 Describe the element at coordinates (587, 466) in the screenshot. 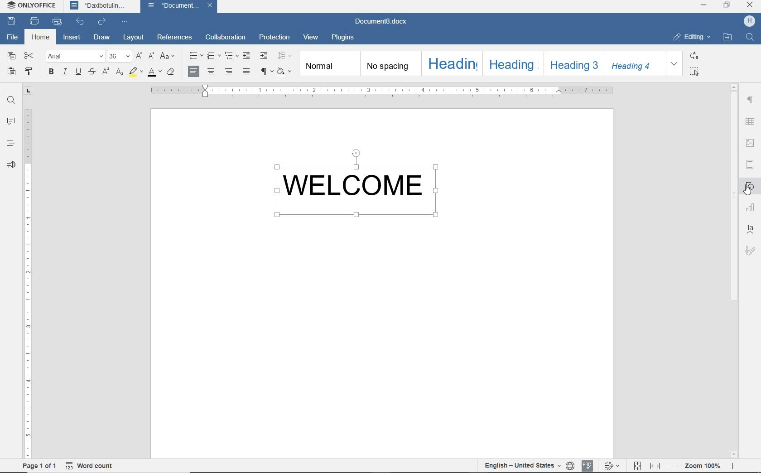

I see `SPELL CHECKING` at that location.